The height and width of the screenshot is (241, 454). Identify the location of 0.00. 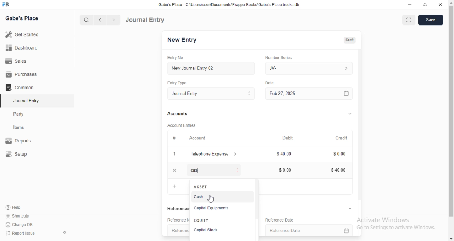
(286, 170).